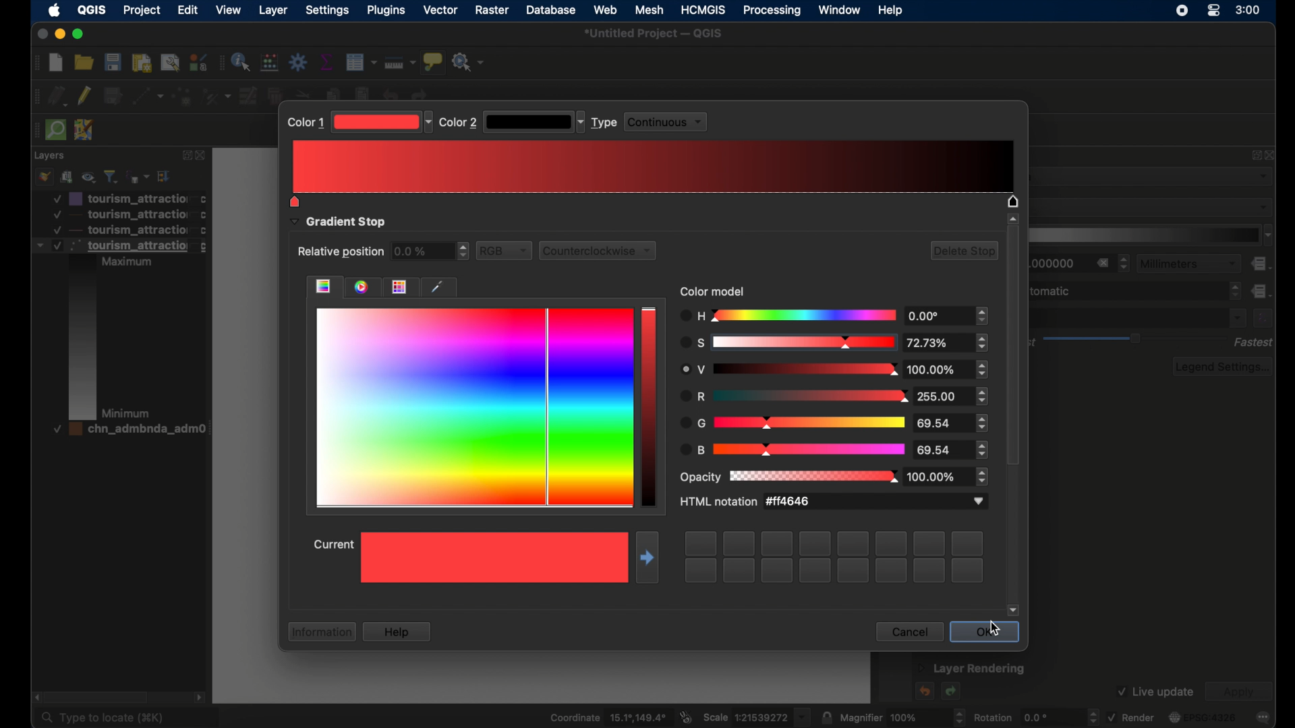 The image size is (1295, 728). Describe the element at coordinates (382, 125) in the screenshot. I see `magenta` at that location.